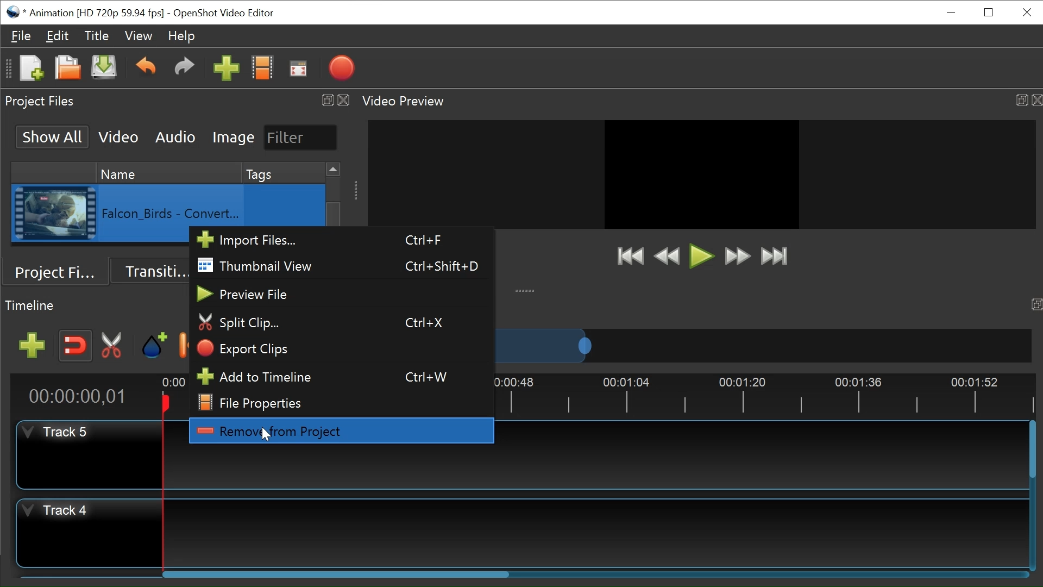 The width and height of the screenshot is (1043, 587). What do you see at coordinates (223, 14) in the screenshot?
I see `OpenShot Video Editor` at bounding box center [223, 14].